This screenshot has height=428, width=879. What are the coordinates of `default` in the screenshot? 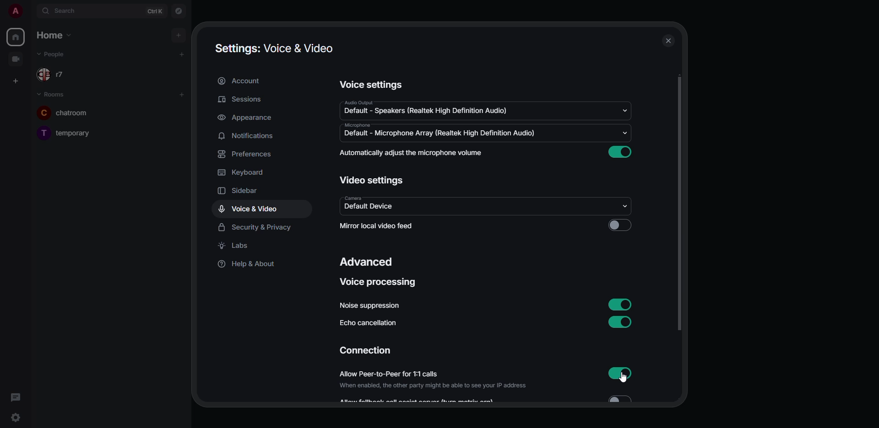 It's located at (368, 207).